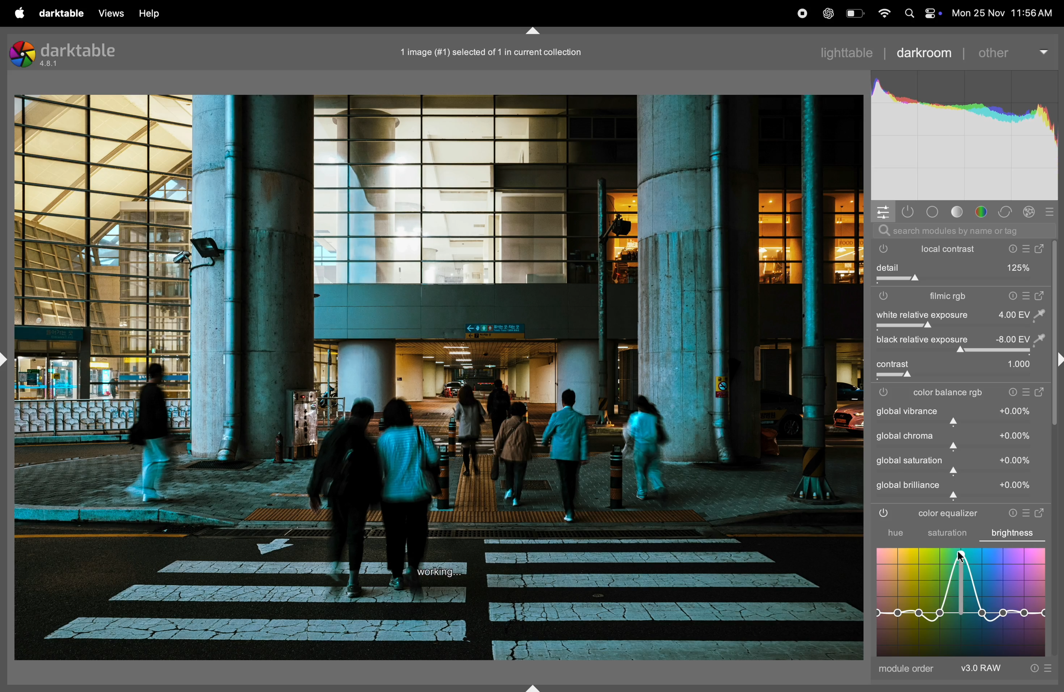  What do you see at coordinates (881, 250) in the screenshot?
I see `local contrast is switched off` at bounding box center [881, 250].